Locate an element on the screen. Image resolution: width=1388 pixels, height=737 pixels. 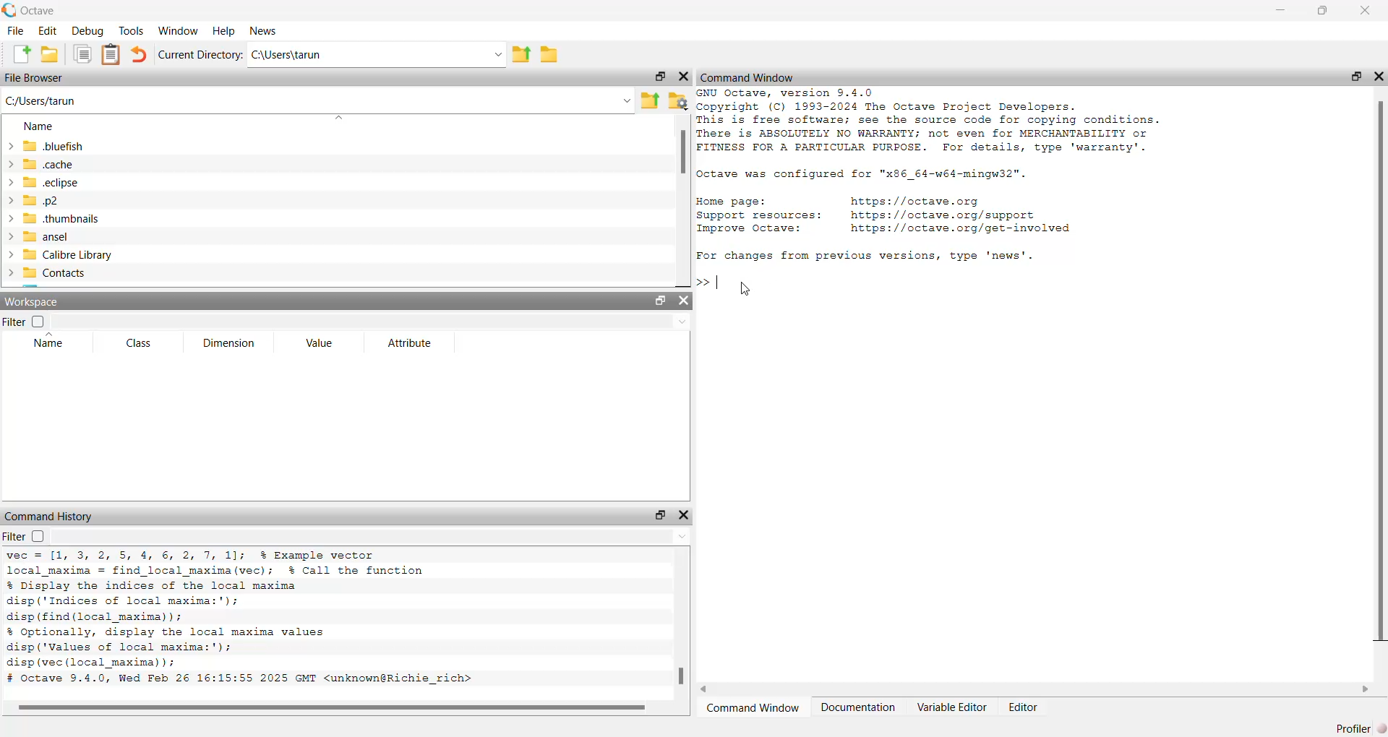
Enter directory name is located at coordinates (498, 53).